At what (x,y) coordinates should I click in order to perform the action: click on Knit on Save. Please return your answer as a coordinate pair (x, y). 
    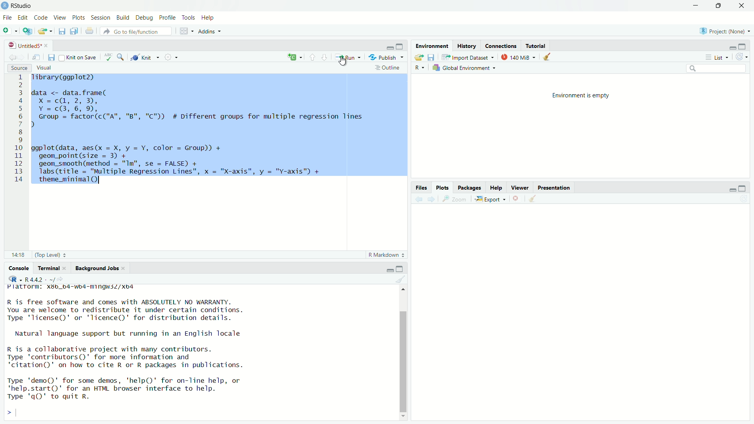
    Looking at the image, I should click on (79, 57).